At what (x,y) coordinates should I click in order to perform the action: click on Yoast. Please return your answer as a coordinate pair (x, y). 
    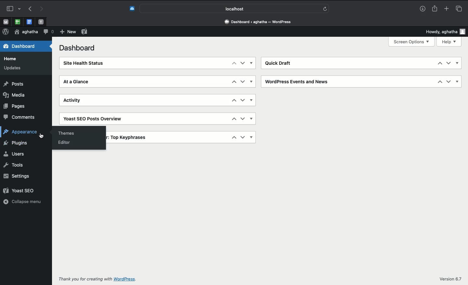
    Looking at the image, I should click on (95, 117).